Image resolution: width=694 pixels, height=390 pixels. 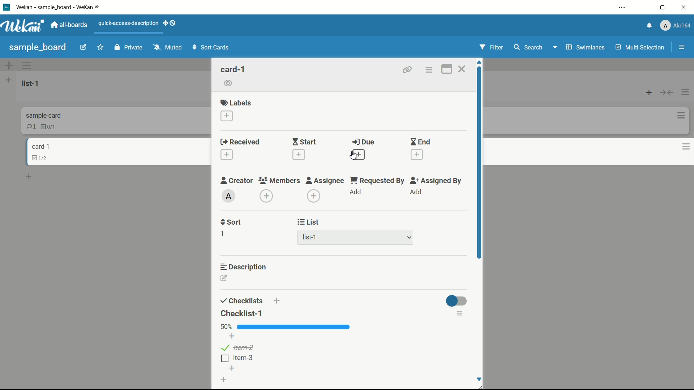 What do you see at coordinates (310, 238) in the screenshot?
I see `list-1` at bounding box center [310, 238].